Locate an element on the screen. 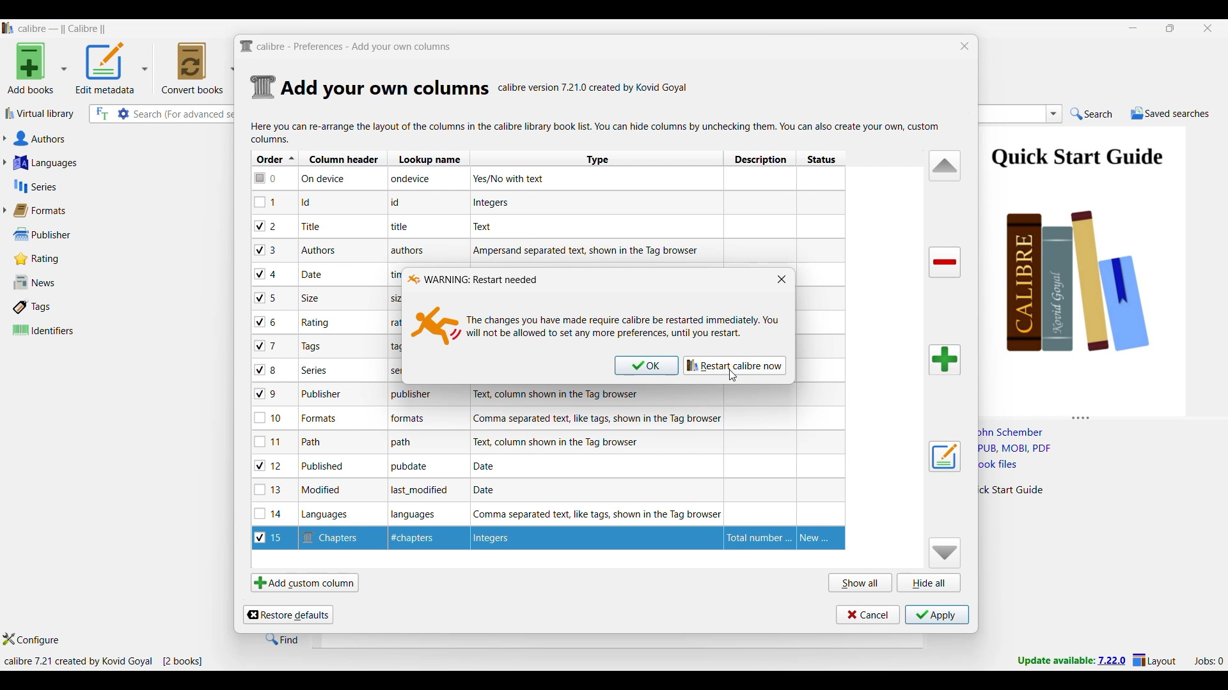 This screenshot has width=1228, height=690. Description column is located at coordinates (760, 158).